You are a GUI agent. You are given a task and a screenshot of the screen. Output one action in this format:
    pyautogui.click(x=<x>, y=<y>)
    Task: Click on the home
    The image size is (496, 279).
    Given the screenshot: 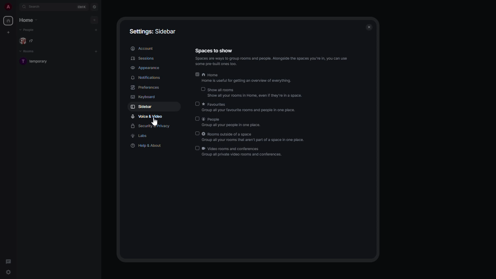 What is the action you would take?
    pyautogui.click(x=29, y=20)
    